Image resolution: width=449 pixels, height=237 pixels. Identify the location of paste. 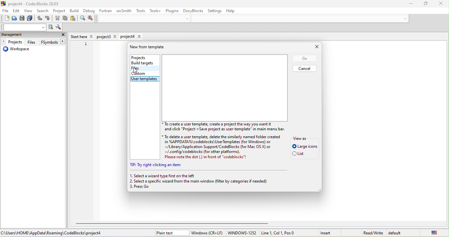
(73, 19).